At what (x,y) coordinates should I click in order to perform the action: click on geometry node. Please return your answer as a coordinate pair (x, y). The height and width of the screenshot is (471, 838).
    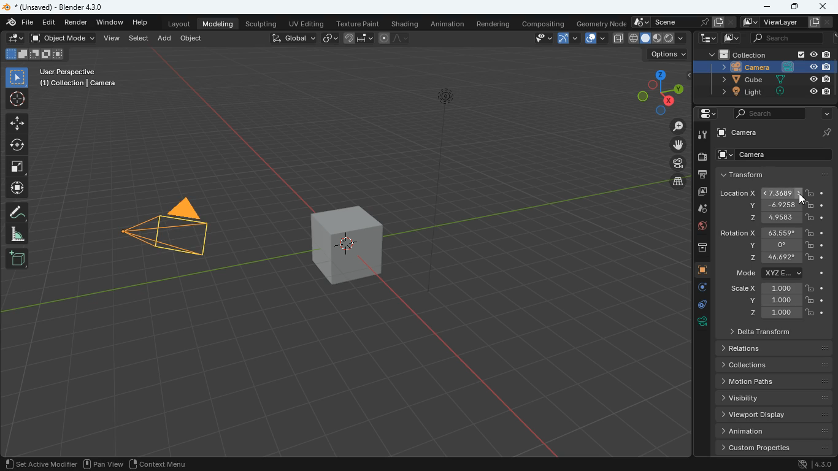
    Looking at the image, I should click on (602, 23).